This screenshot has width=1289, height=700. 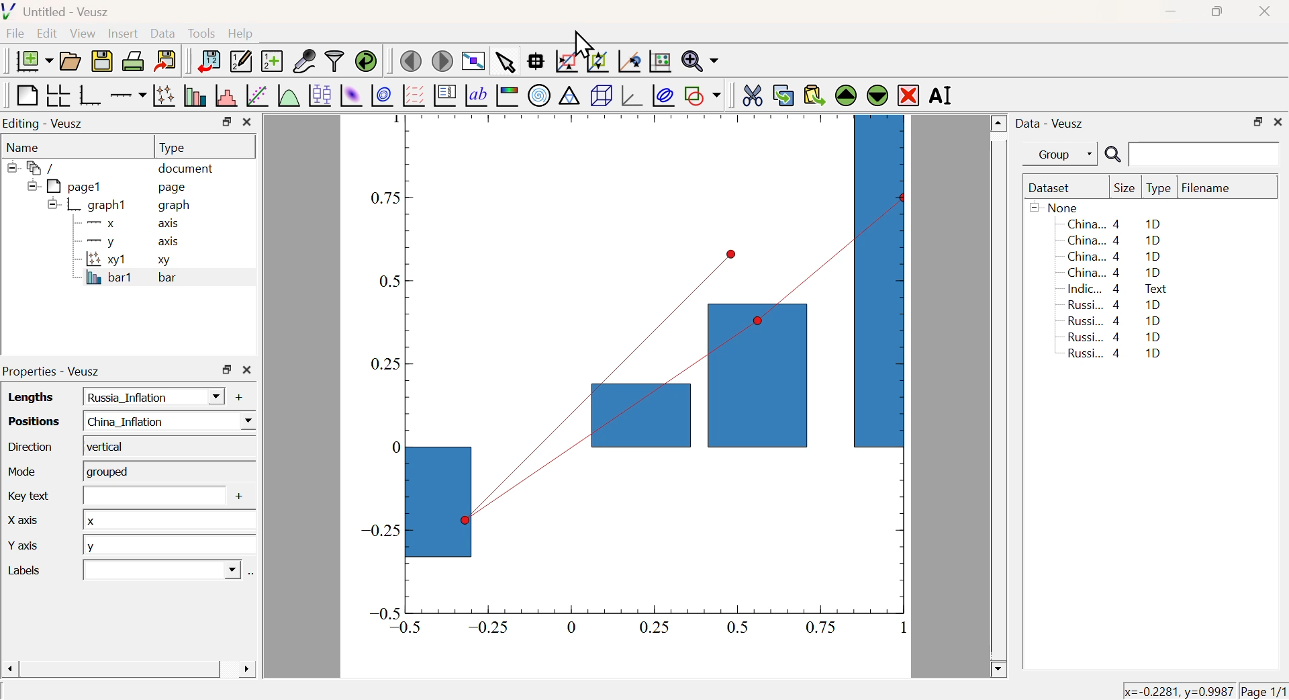 I want to click on Tools, so click(x=201, y=34).